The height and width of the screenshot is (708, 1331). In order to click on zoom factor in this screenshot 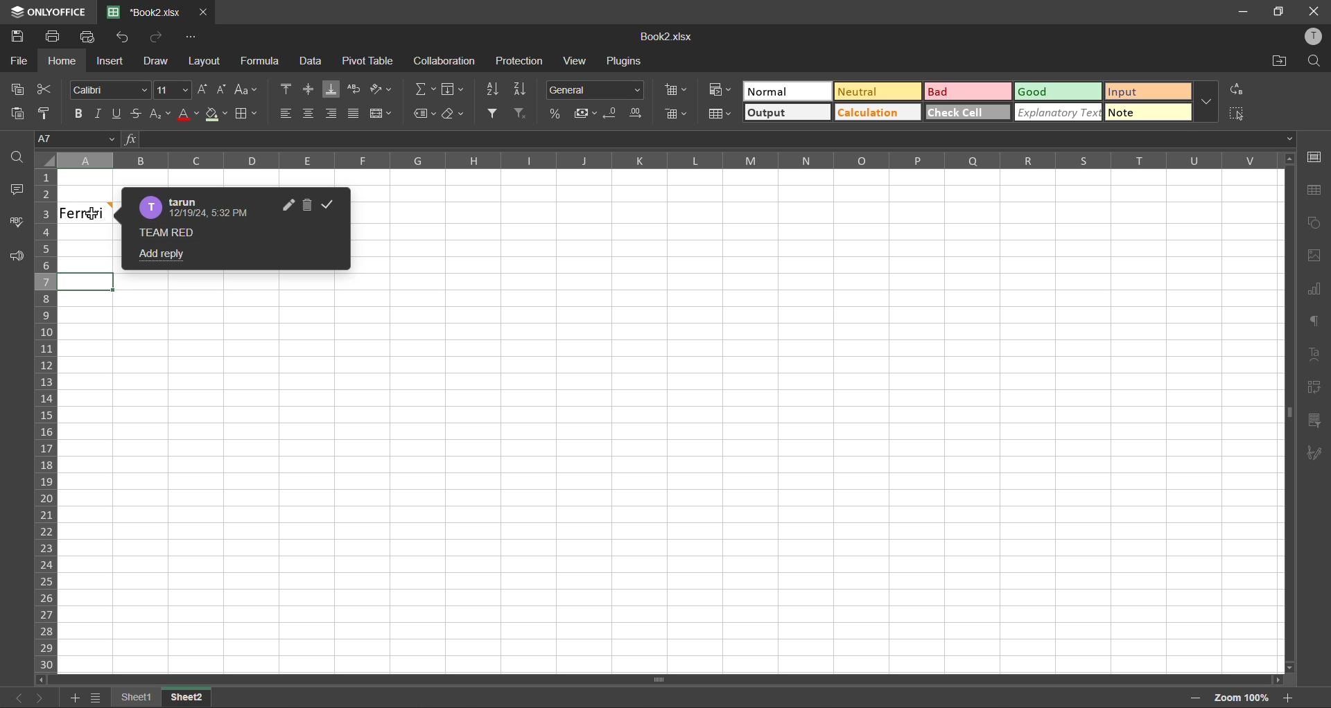, I will do `click(1237, 698)`.